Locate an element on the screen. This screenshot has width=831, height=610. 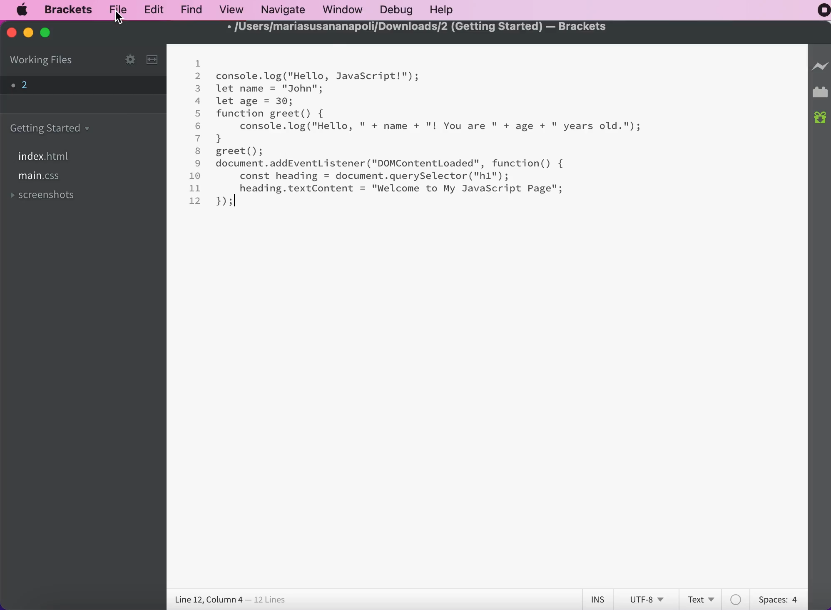
2 is located at coordinates (71, 85).